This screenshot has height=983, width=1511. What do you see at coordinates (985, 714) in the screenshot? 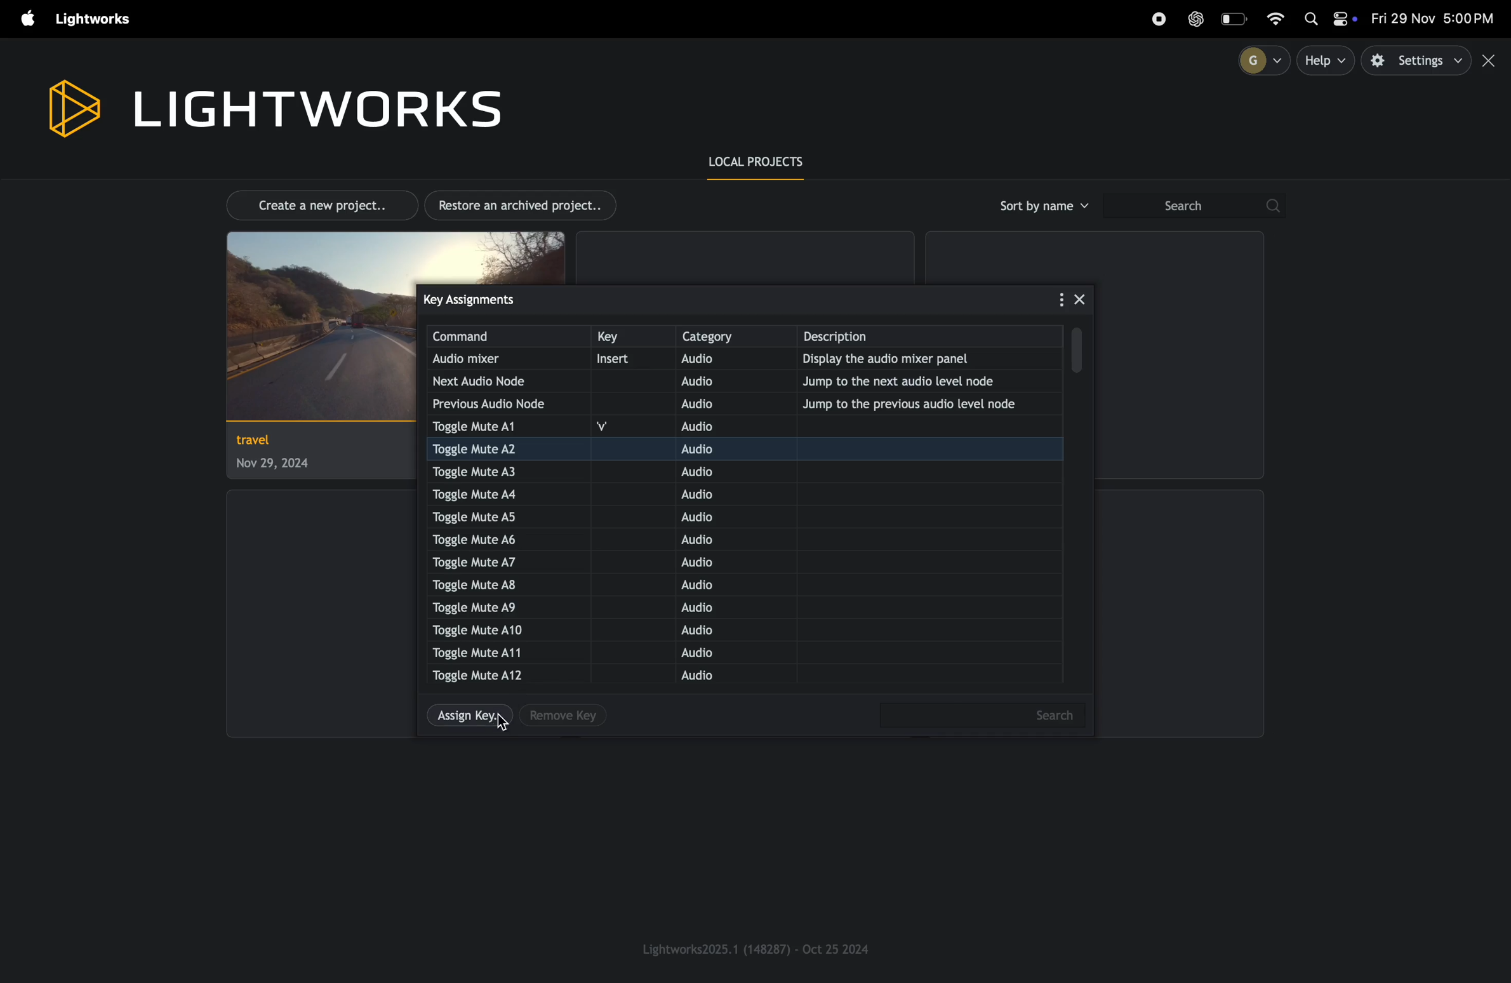
I see `search` at bounding box center [985, 714].